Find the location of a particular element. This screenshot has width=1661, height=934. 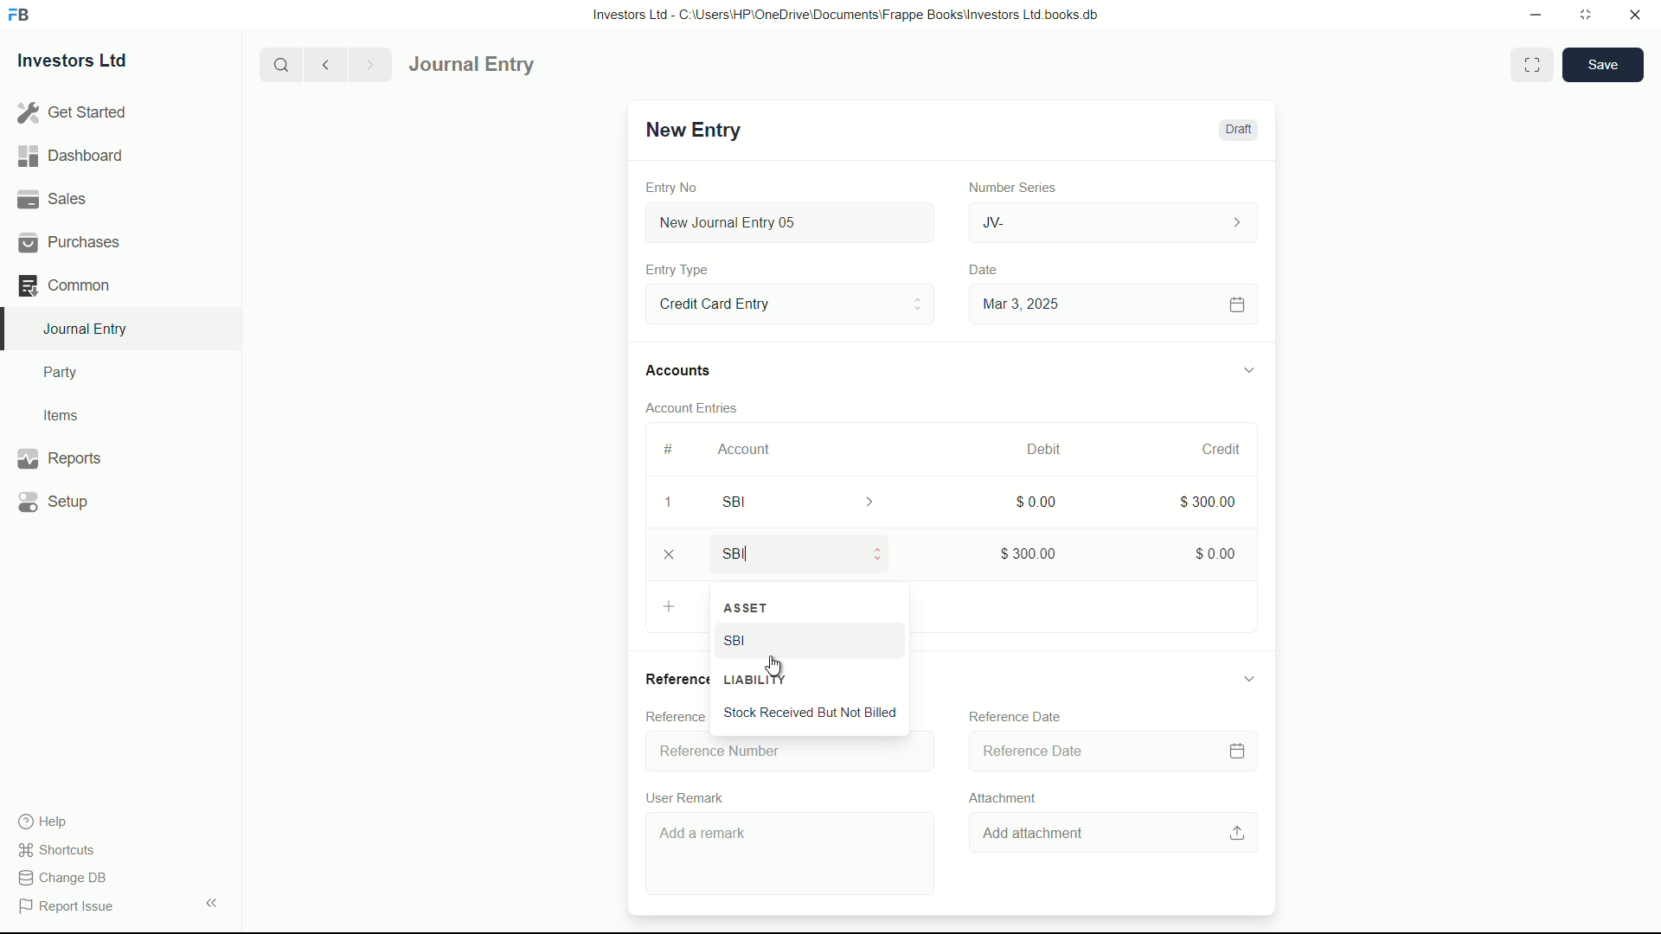

JV is located at coordinates (1116, 221).